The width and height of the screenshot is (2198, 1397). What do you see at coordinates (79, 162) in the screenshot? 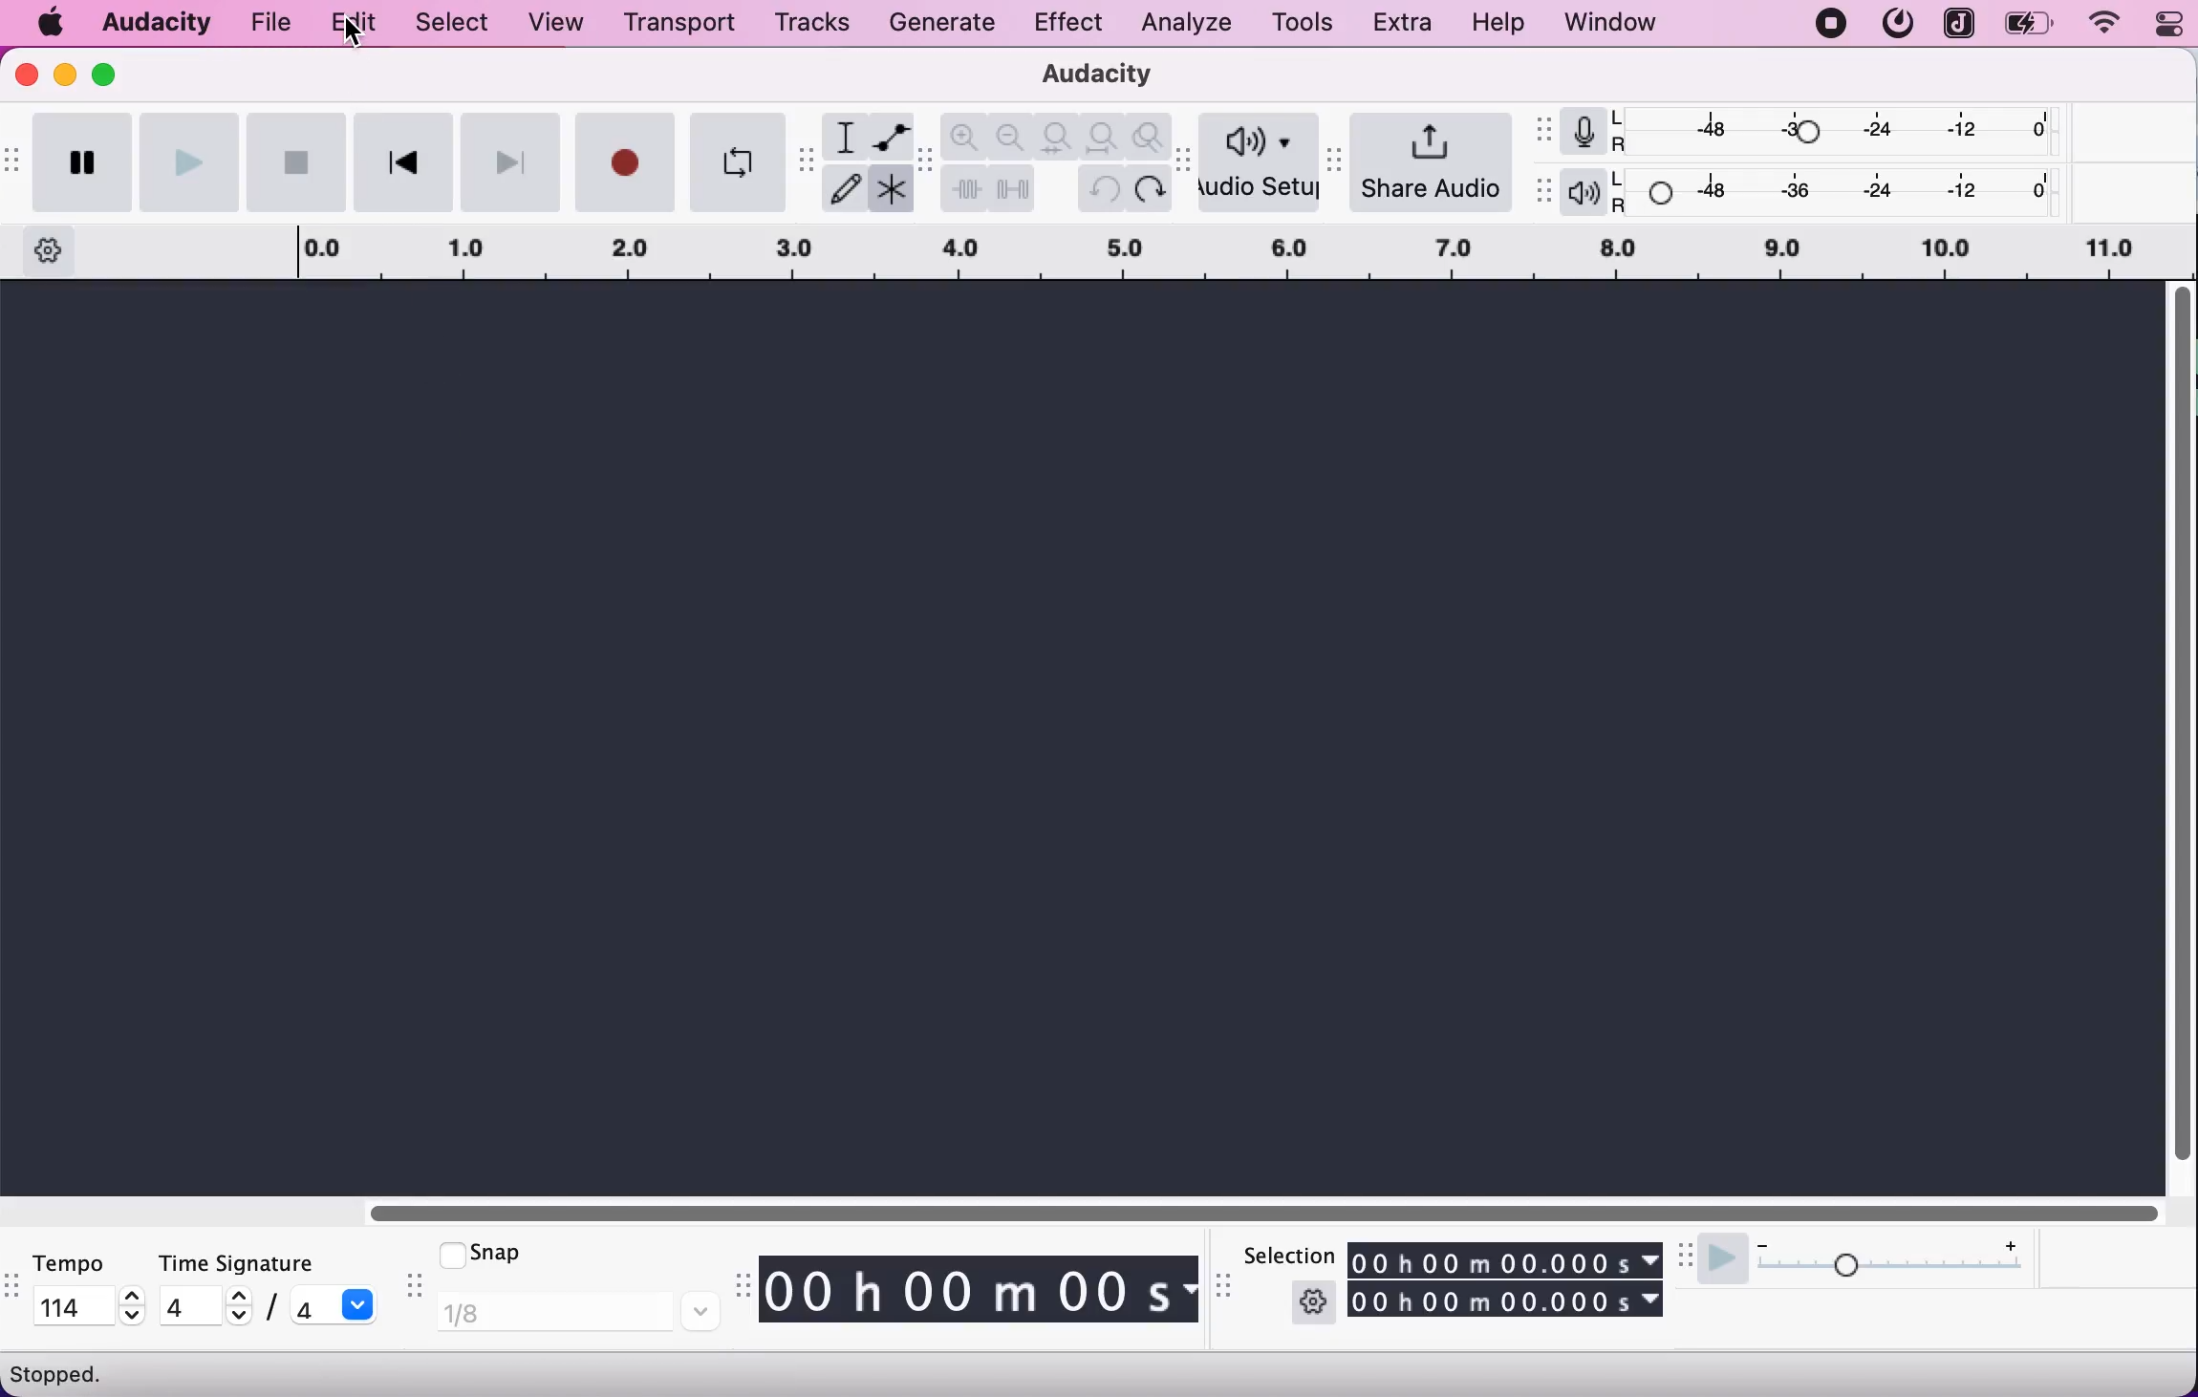
I see `pause` at bounding box center [79, 162].